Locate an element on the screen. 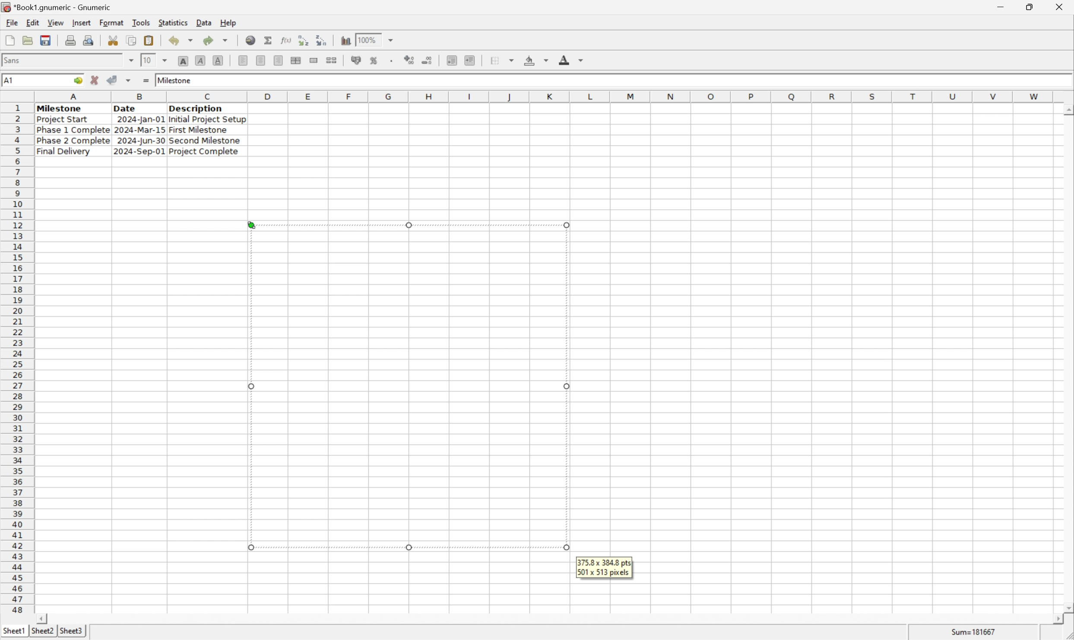 Image resolution: width=1074 pixels, height=640 pixels. align left is located at coordinates (244, 61).